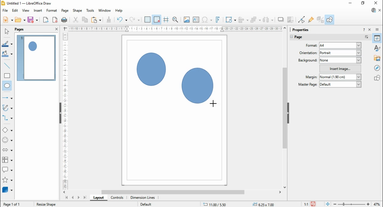 The image size is (383, 207). What do you see at coordinates (288, 113) in the screenshot?
I see `hide` at bounding box center [288, 113].